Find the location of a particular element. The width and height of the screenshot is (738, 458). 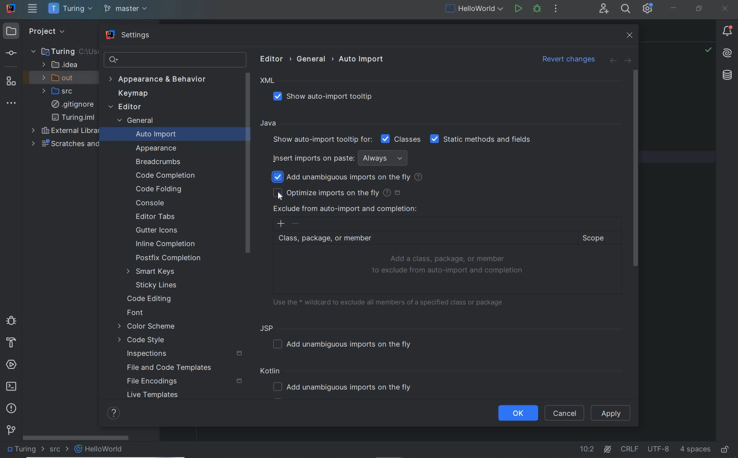

CLOSE is located at coordinates (724, 9).